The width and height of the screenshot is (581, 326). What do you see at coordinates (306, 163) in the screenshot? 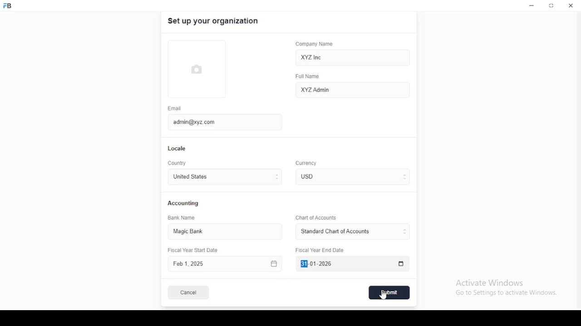
I see `Currency` at bounding box center [306, 163].